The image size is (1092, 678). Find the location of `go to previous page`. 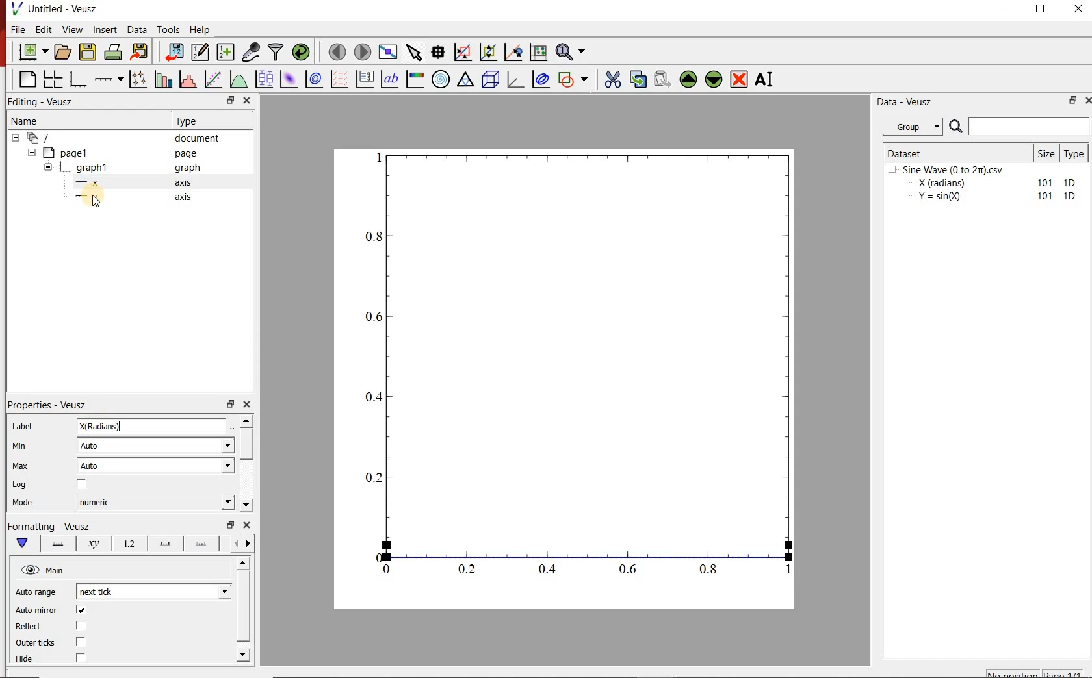

go to previous page is located at coordinates (337, 51).